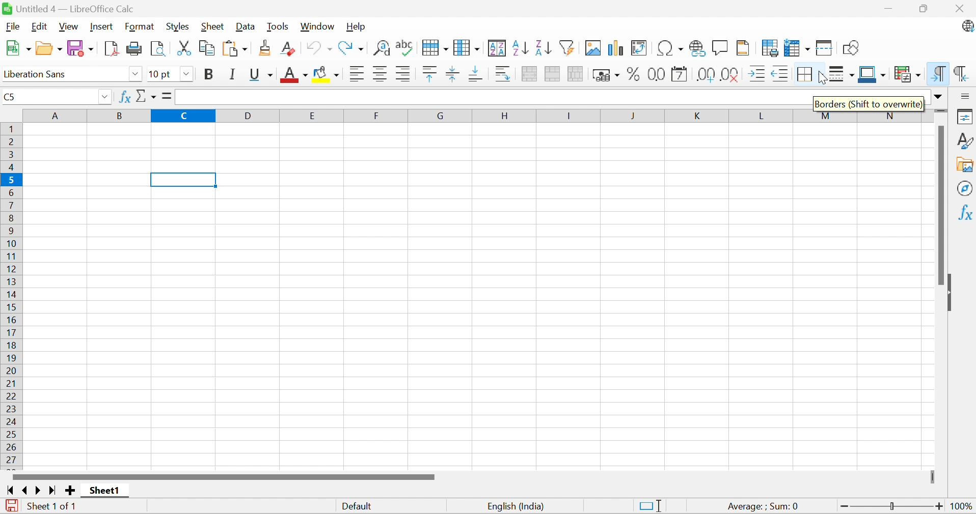  Describe the element at coordinates (940, 204) in the screenshot. I see `Scroll bar` at that location.